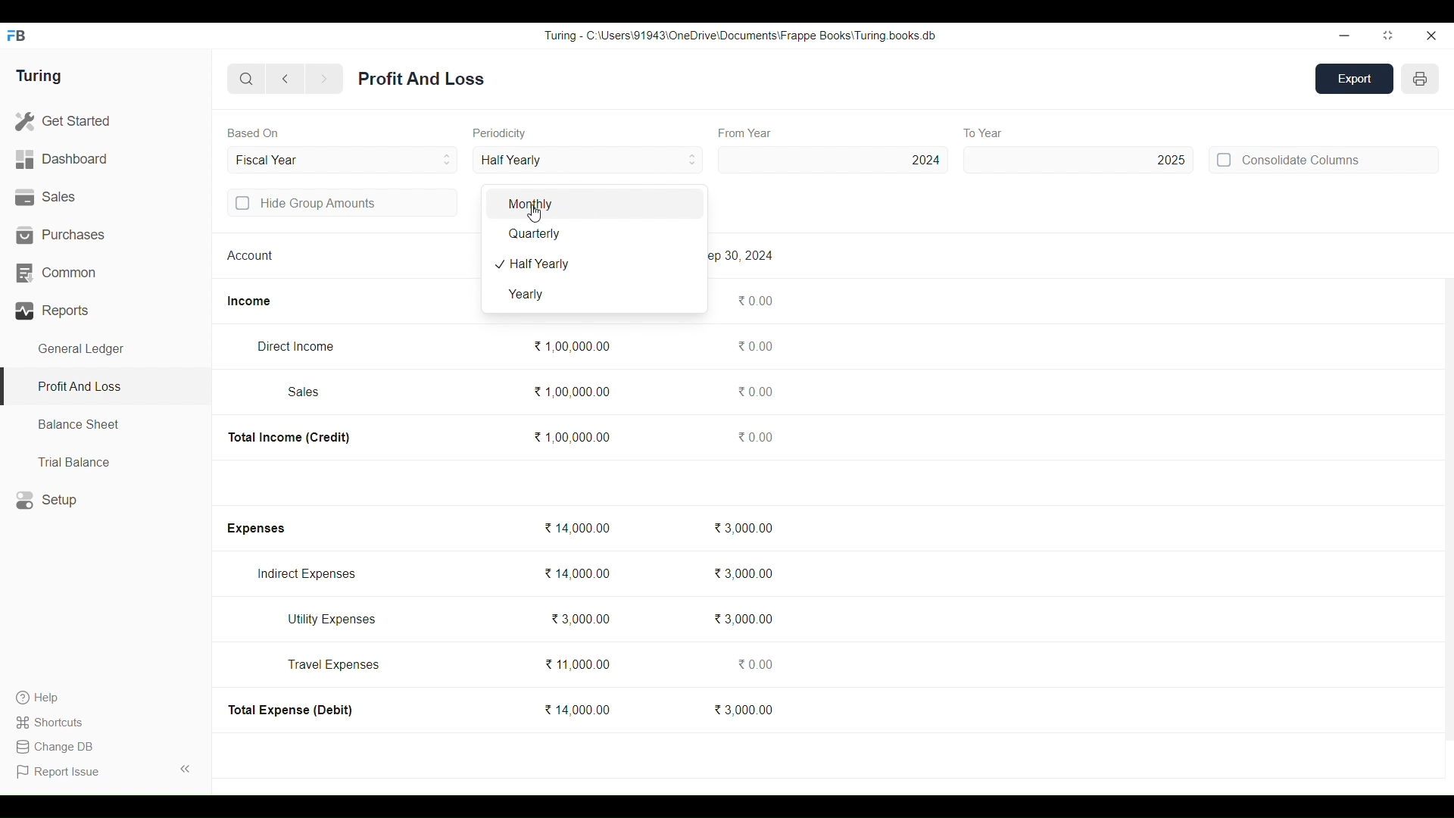  I want to click on Next, so click(324, 80).